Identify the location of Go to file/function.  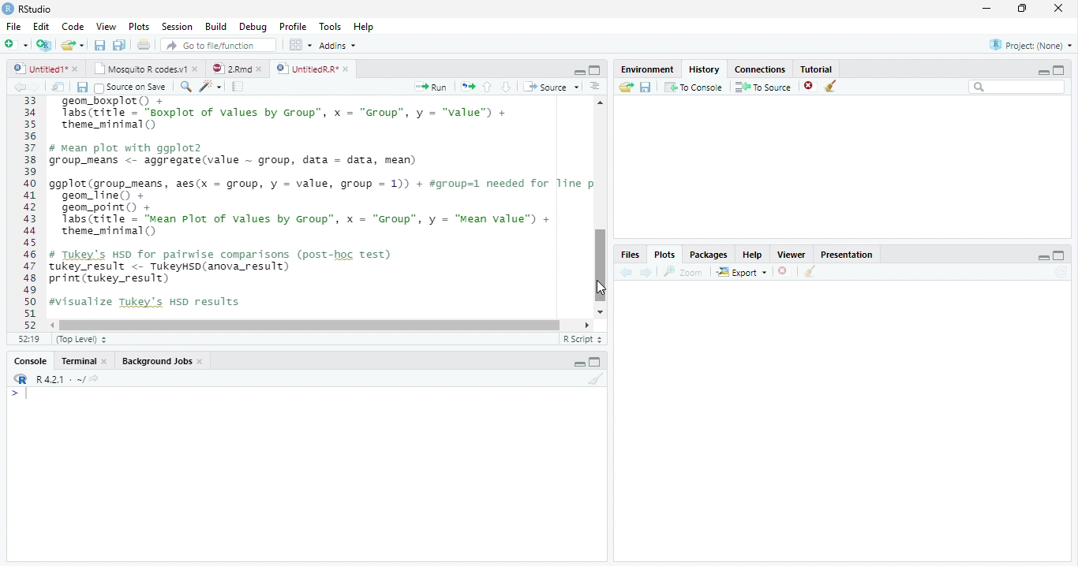
(219, 46).